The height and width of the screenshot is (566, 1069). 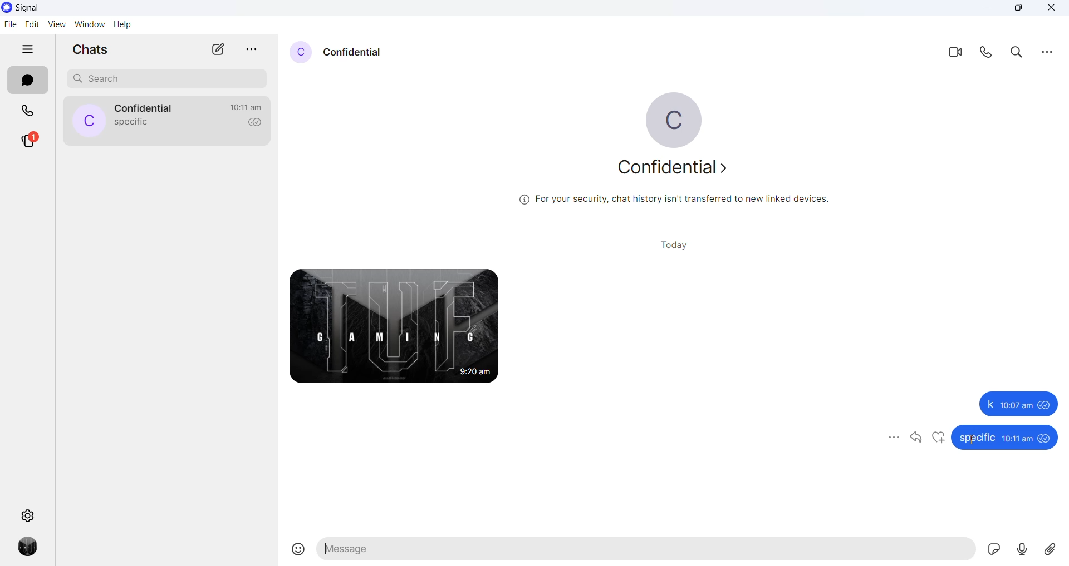 I want to click on chats, so click(x=26, y=81).